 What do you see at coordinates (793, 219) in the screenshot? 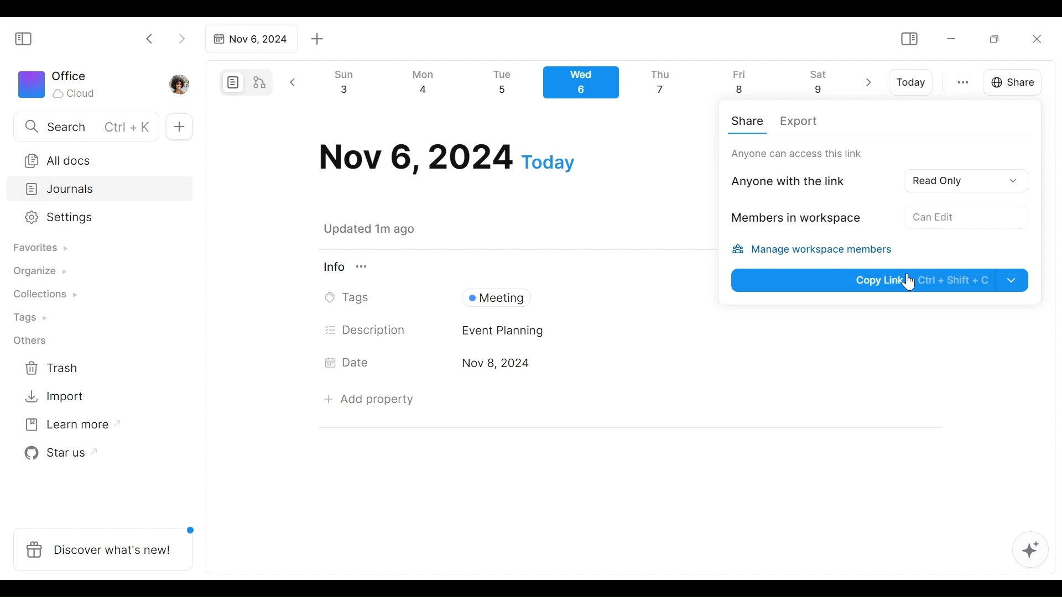
I see `Members in workspace` at bounding box center [793, 219].